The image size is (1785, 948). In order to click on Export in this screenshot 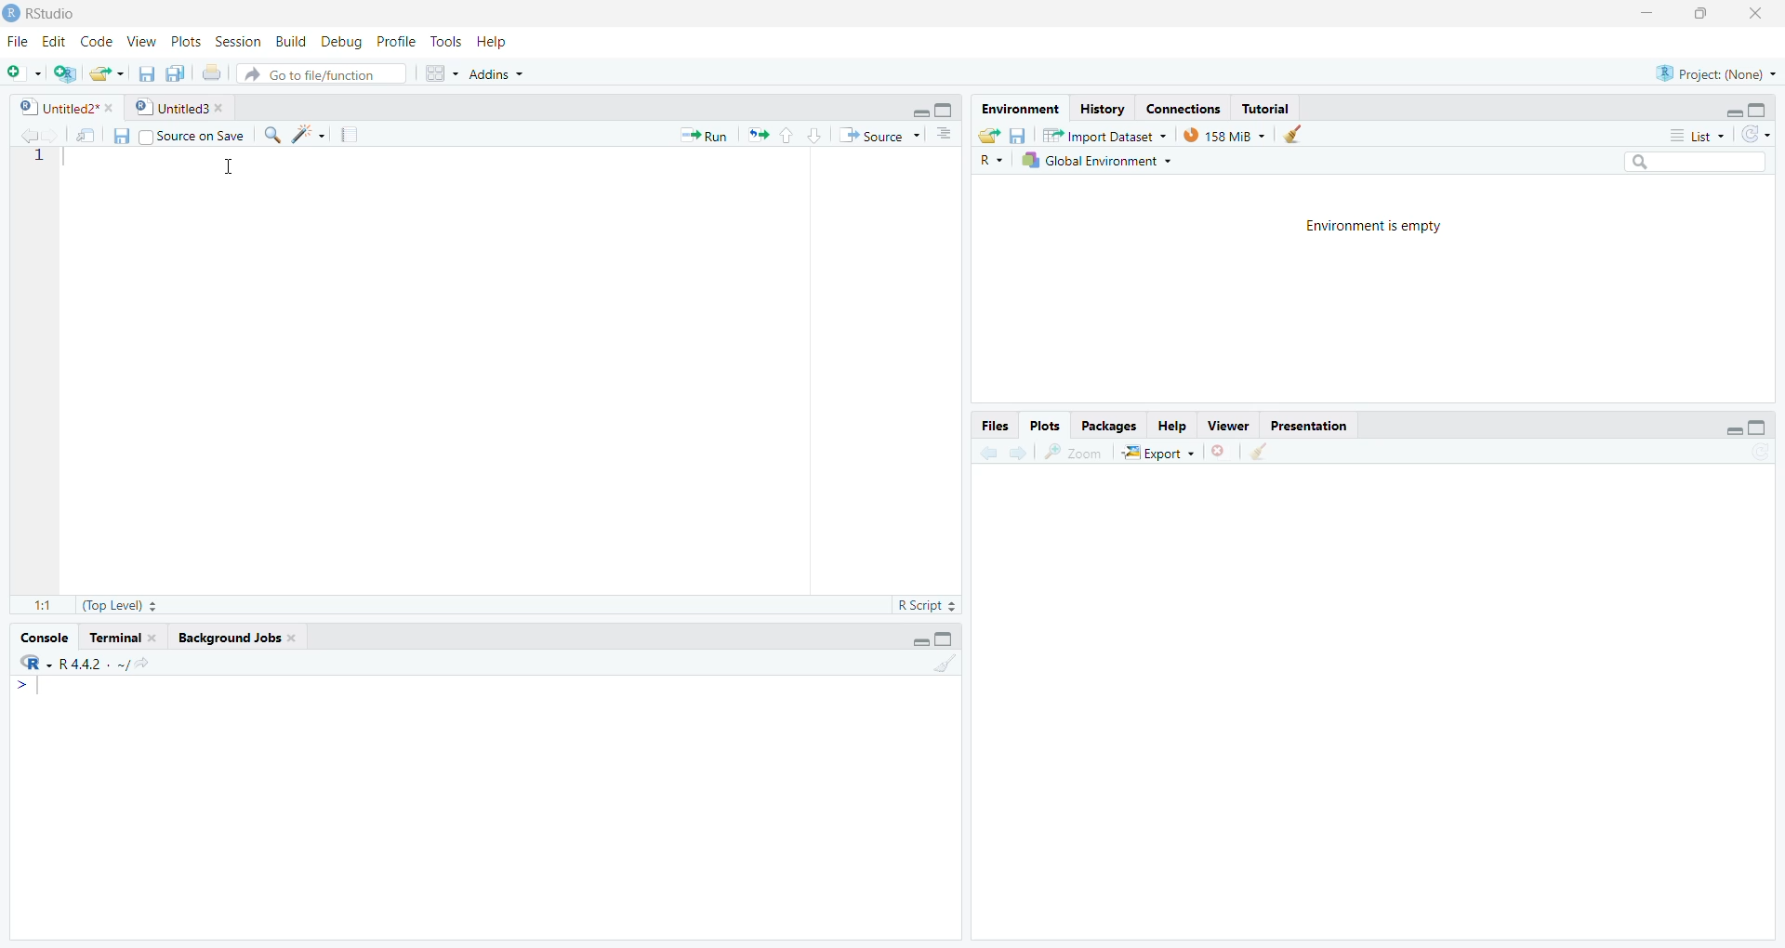, I will do `click(1161, 450)`.